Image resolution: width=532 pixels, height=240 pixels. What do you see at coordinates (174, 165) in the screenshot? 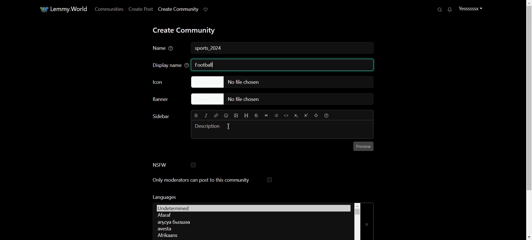
I see `NSFW` at bounding box center [174, 165].